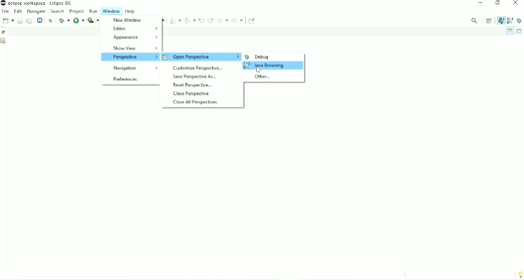 The width and height of the screenshot is (524, 280). I want to click on Preferences, so click(125, 80).